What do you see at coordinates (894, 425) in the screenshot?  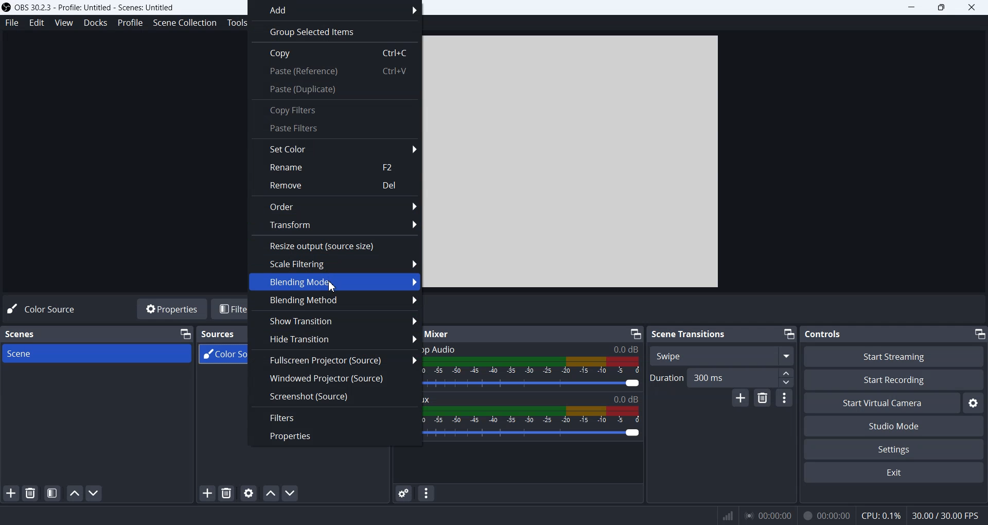 I see `Studio Mode` at bounding box center [894, 425].